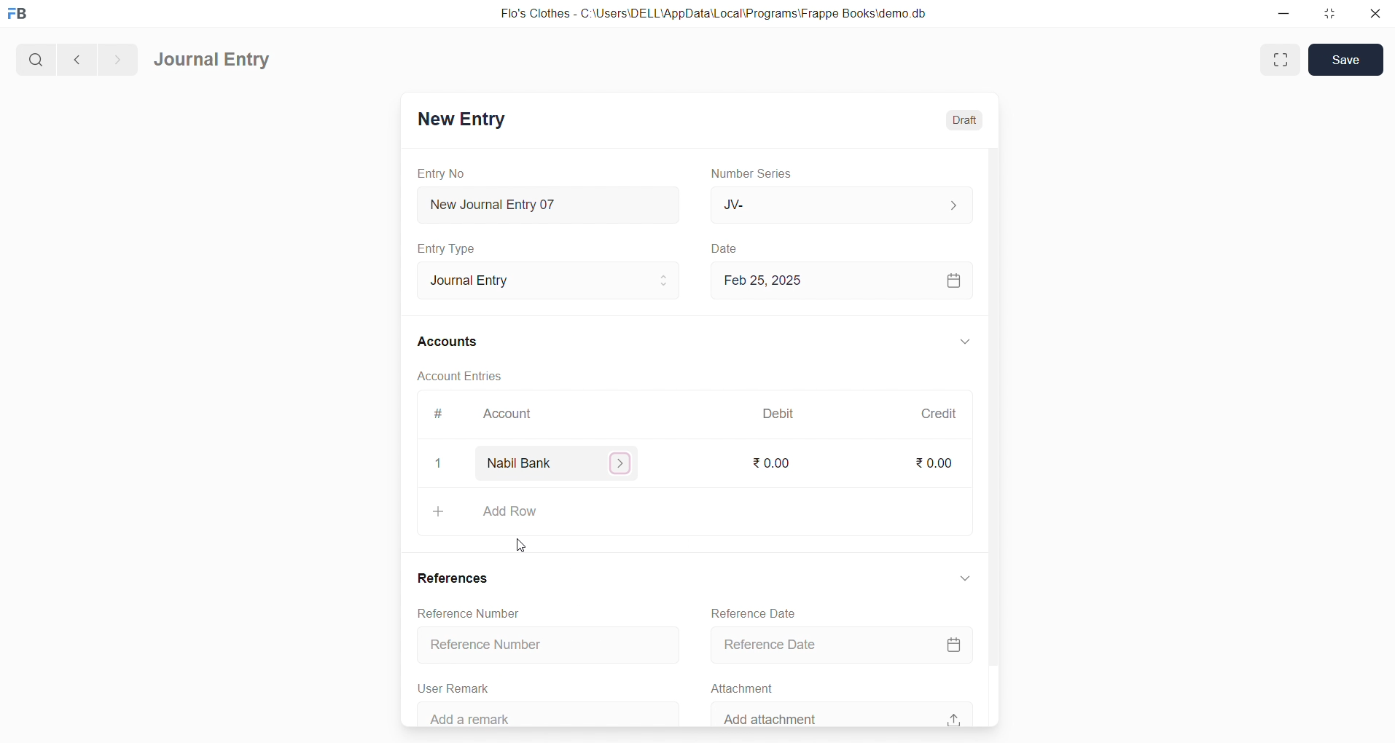 The image size is (1395, 743). What do you see at coordinates (938, 413) in the screenshot?
I see `Credit` at bounding box center [938, 413].